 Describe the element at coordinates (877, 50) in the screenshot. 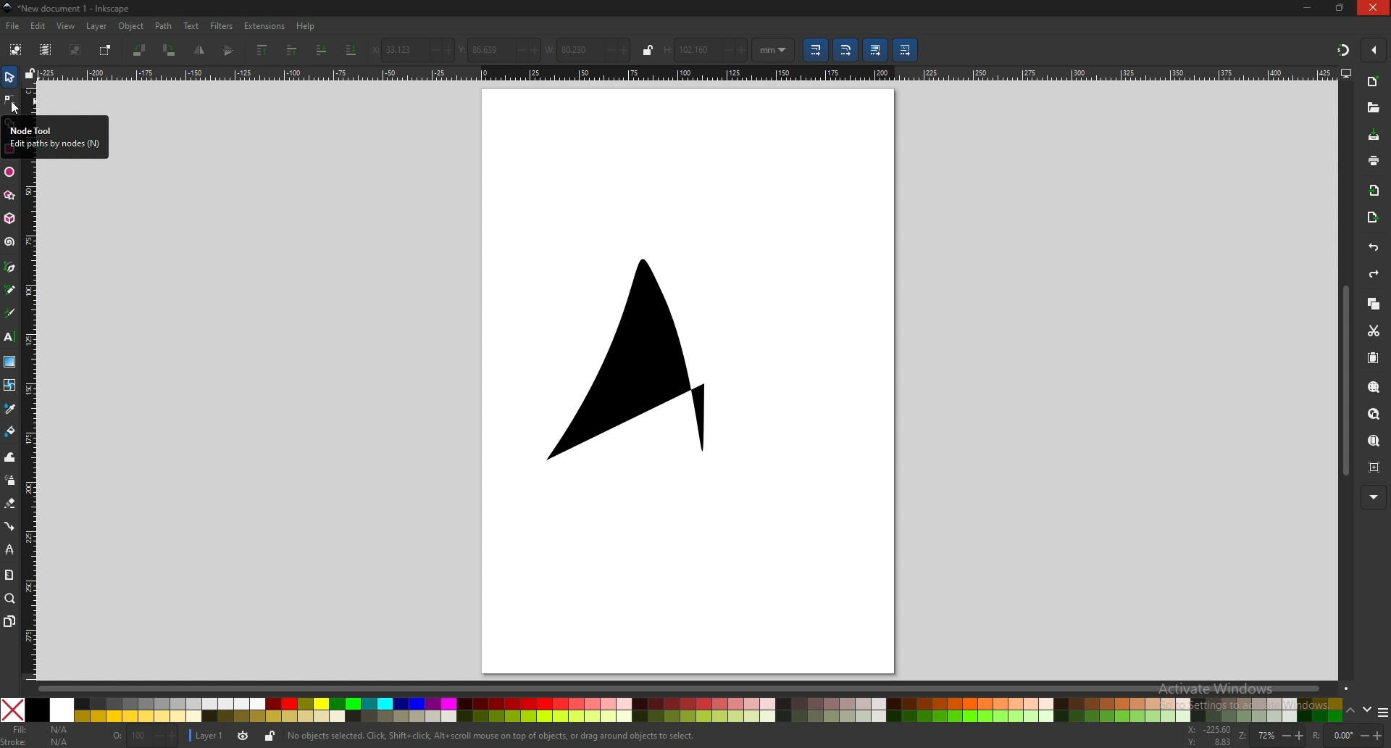

I see `move gradient` at that location.